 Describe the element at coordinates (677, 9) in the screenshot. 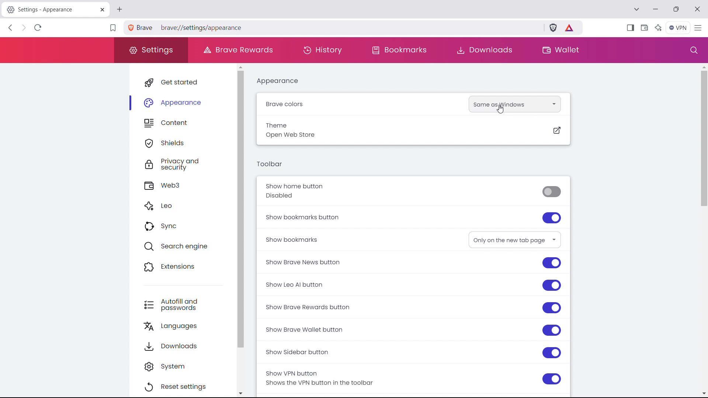

I see `maximize` at that location.